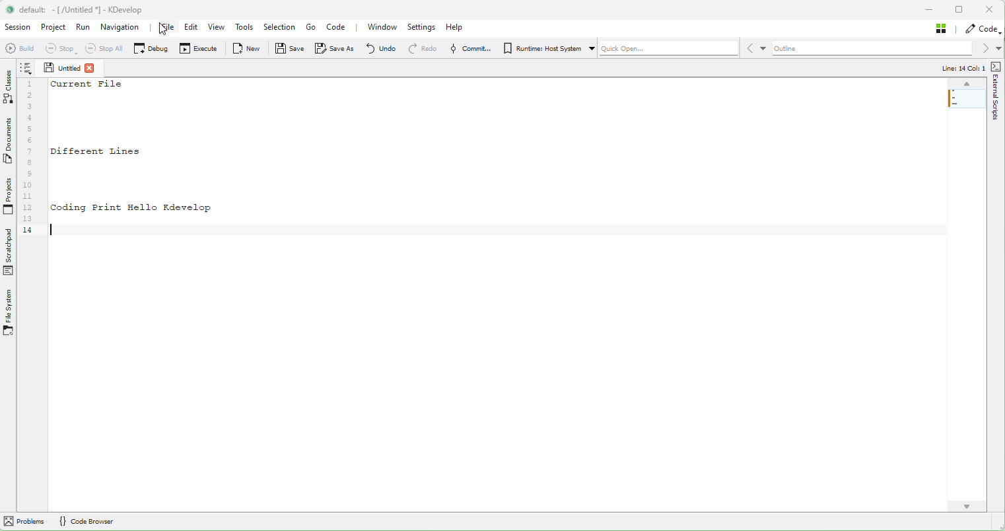 This screenshot has width=1005, height=531. I want to click on Commit, so click(467, 49).